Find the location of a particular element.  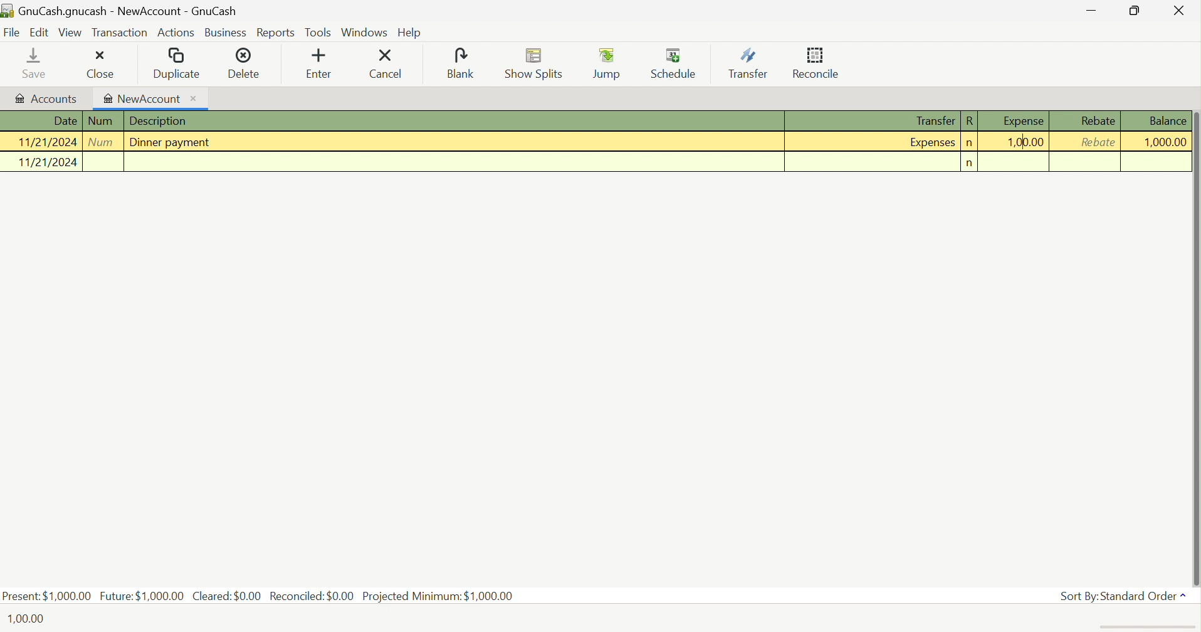

Balance is located at coordinates (1168, 122).